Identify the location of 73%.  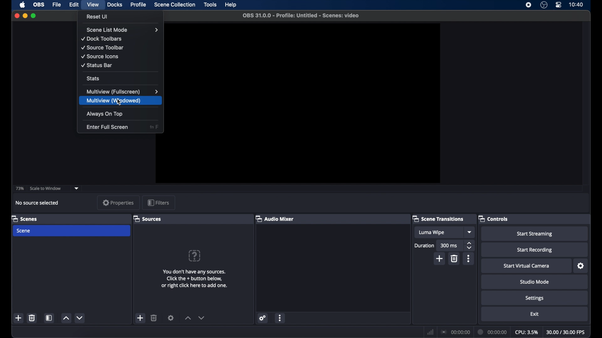
(19, 189).